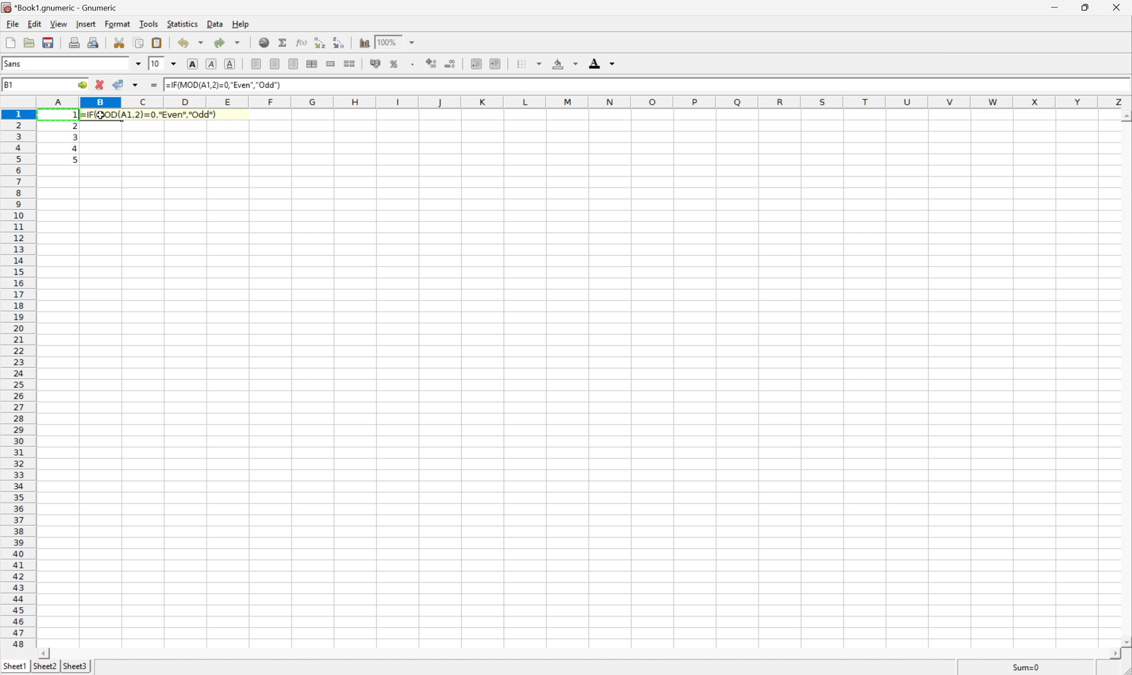  What do you see at coordinates (35, 23) in the screenshot?
I see `Edit` at bounding box center [35, 23].